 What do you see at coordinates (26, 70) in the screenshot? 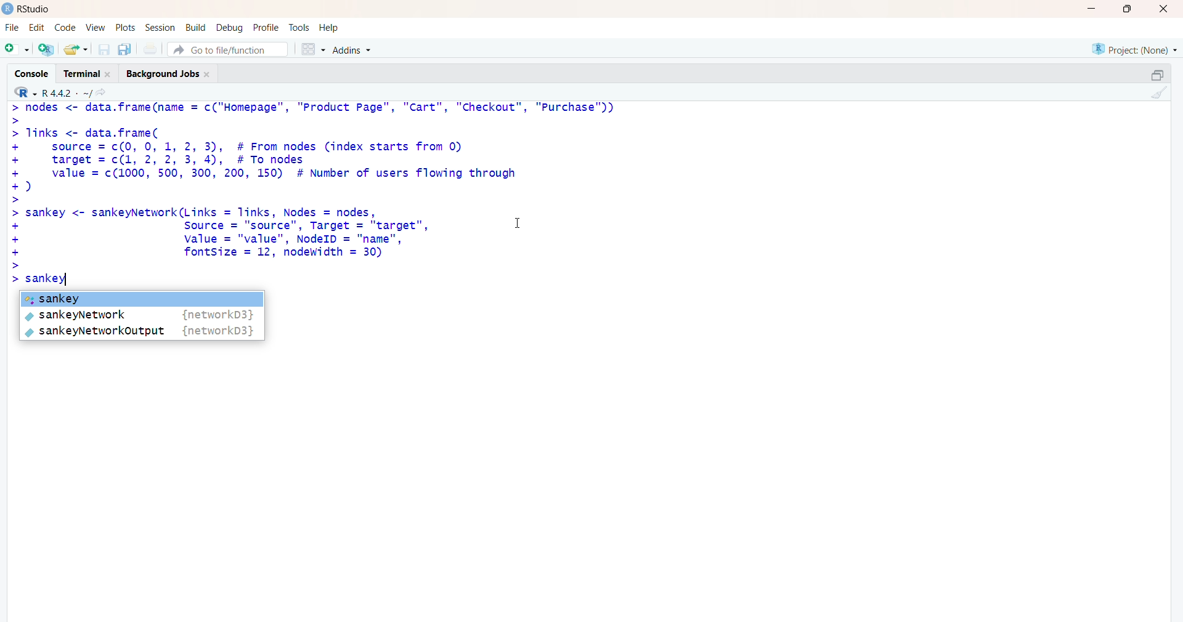
I see `console` at bounding box center [26, 70].